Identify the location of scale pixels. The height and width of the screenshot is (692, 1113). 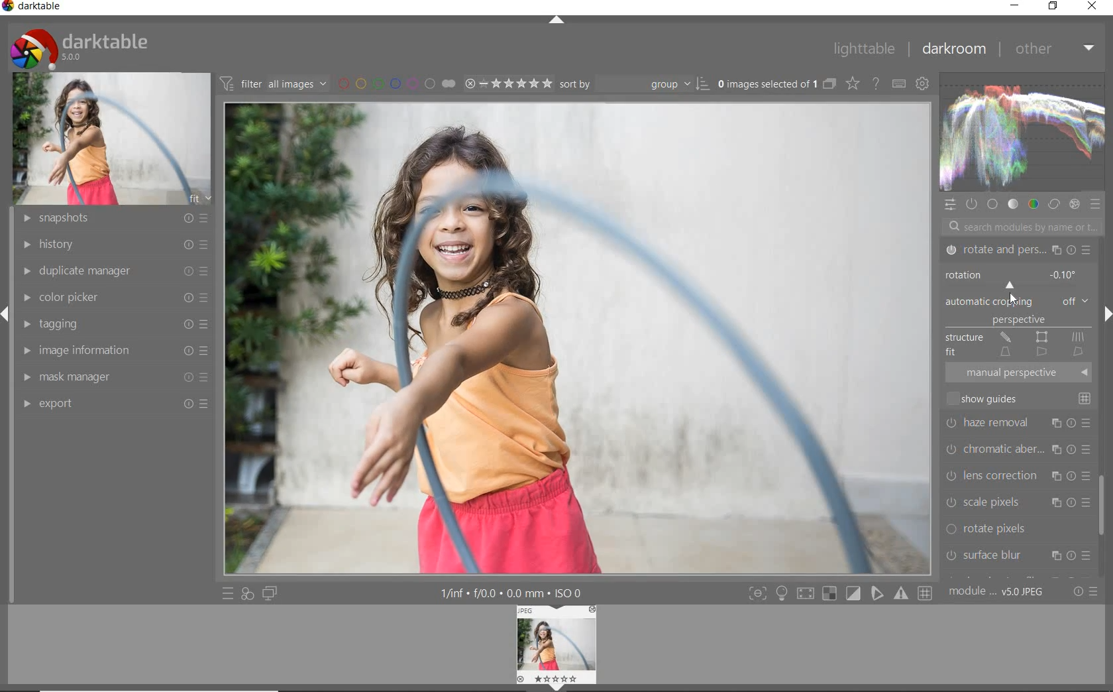
(1014, 500).